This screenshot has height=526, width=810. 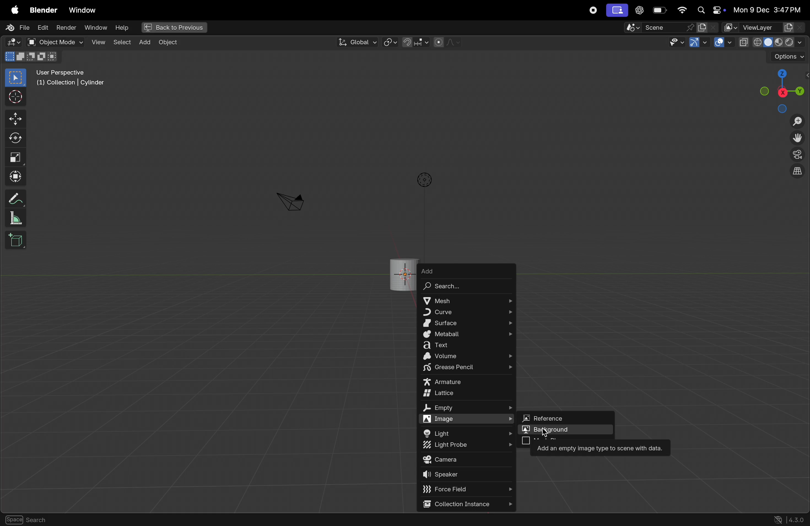 I want to click on view shading, so click(x=770, y=42).